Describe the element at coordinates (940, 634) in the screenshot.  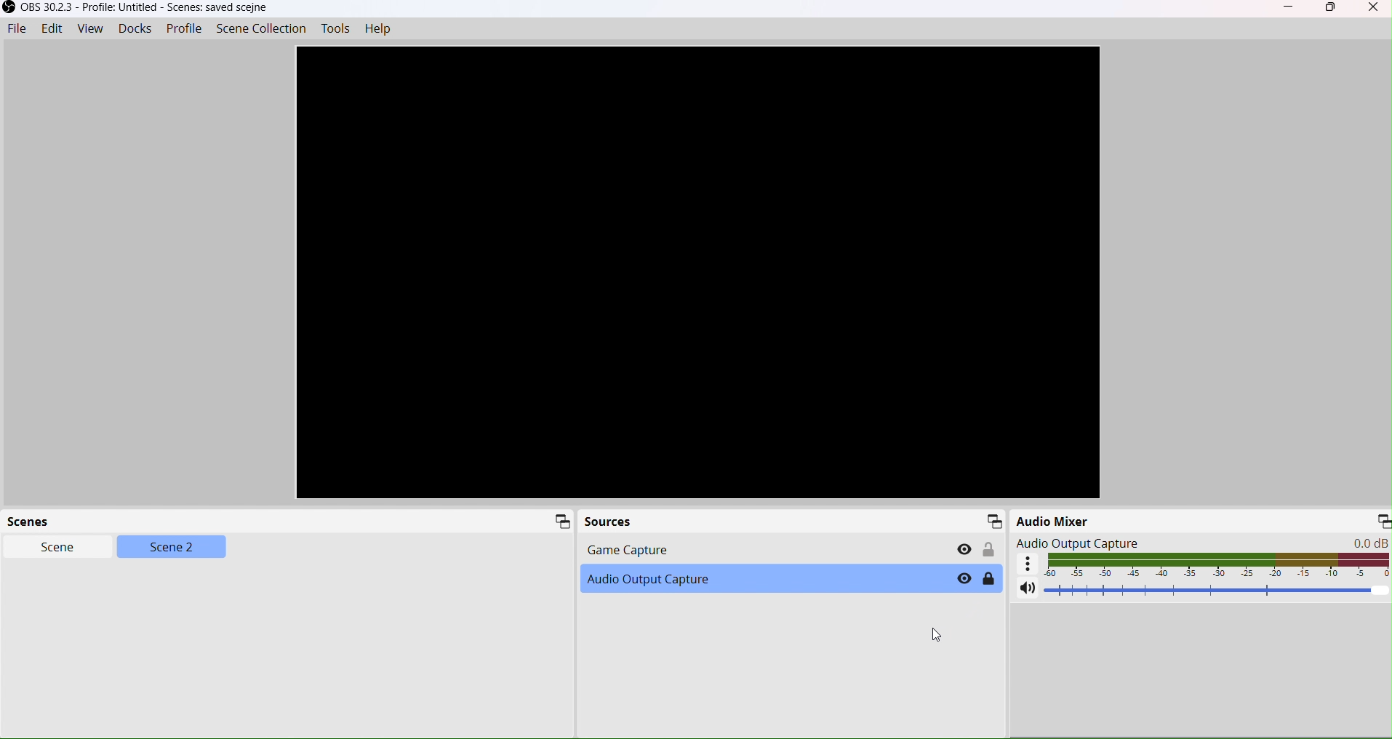
I see `Cursor` at that location.